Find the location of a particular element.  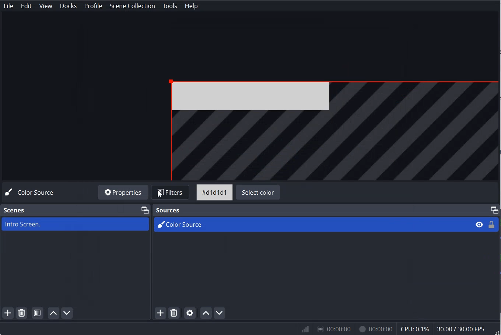

Select color is located at coordinates (258, 193).